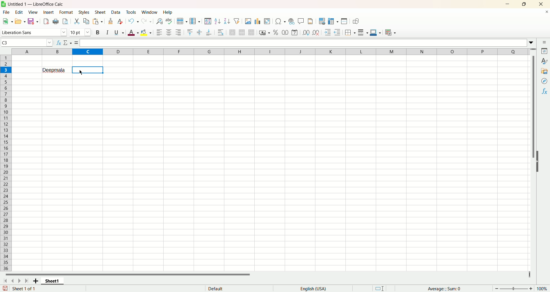 This screenshot has height=292, width=550. Describe the element at coordinates (98, 21) in the screenshot. I see `Paste` at that location.